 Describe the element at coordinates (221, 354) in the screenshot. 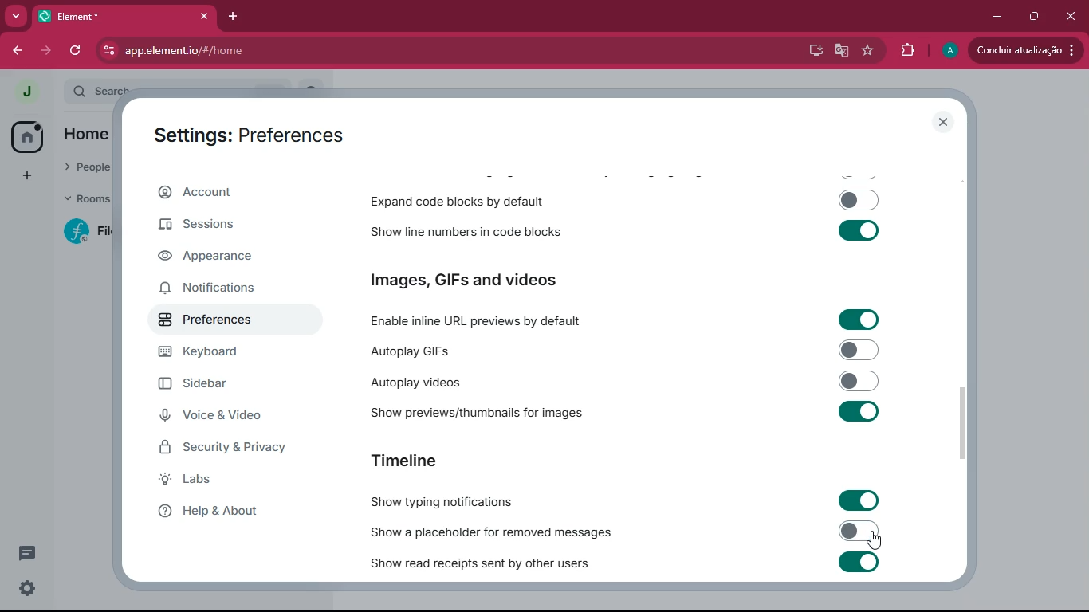

I see `keyboard` at that location.